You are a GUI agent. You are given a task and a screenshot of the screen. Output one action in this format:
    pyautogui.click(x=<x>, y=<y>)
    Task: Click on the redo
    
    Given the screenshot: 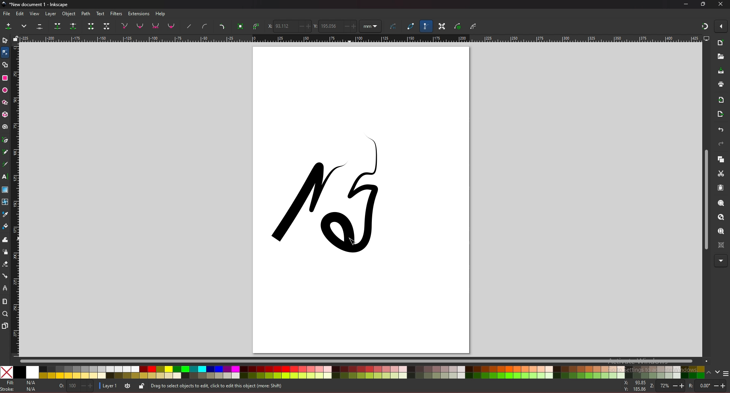 What is the action you would take?
    pyautogui.click(x=721, y=144)
    